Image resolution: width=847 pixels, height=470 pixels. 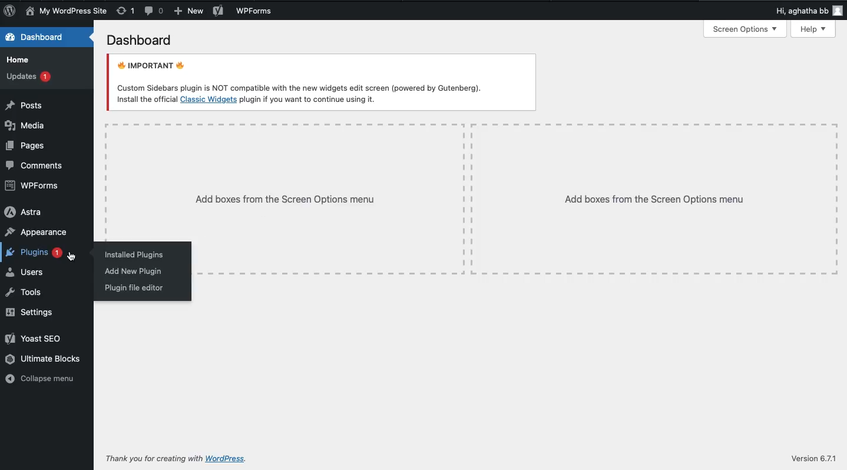 I want to click on wordpress, so click(x=237, y=456).